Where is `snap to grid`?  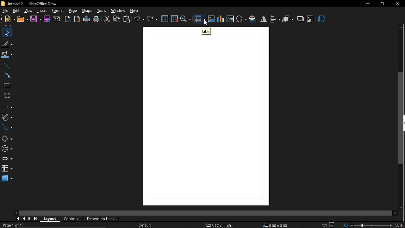
snap to grid is located at coordinates (175, 19).